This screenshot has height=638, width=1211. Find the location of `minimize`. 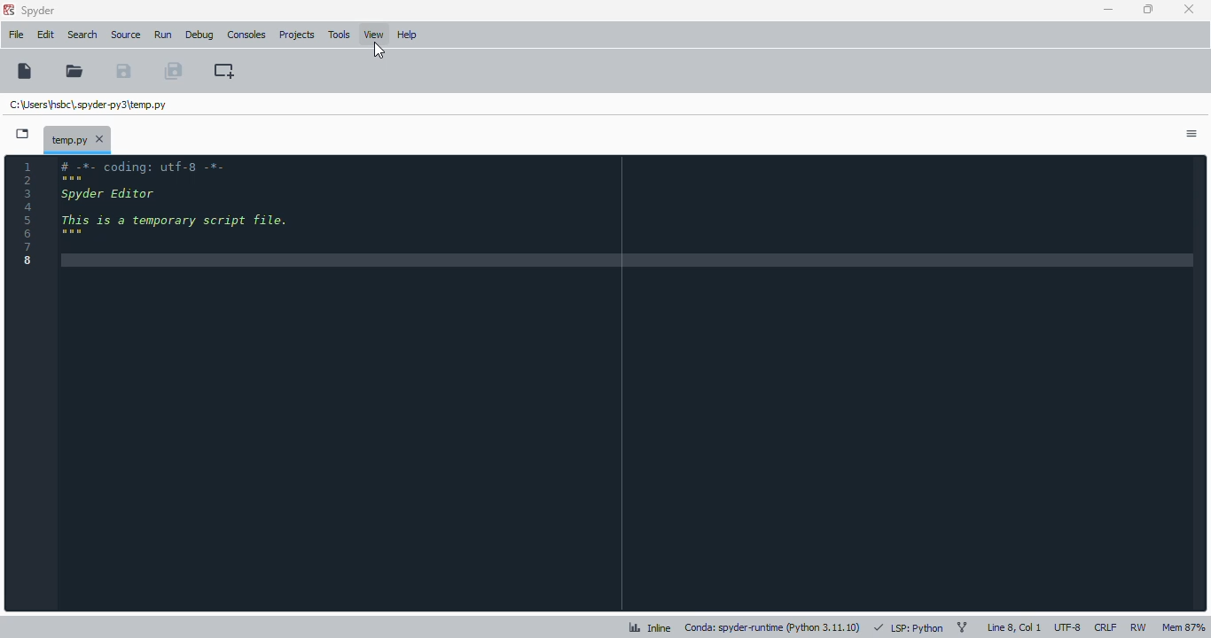

minimize is located at coordinates (1109, 10).